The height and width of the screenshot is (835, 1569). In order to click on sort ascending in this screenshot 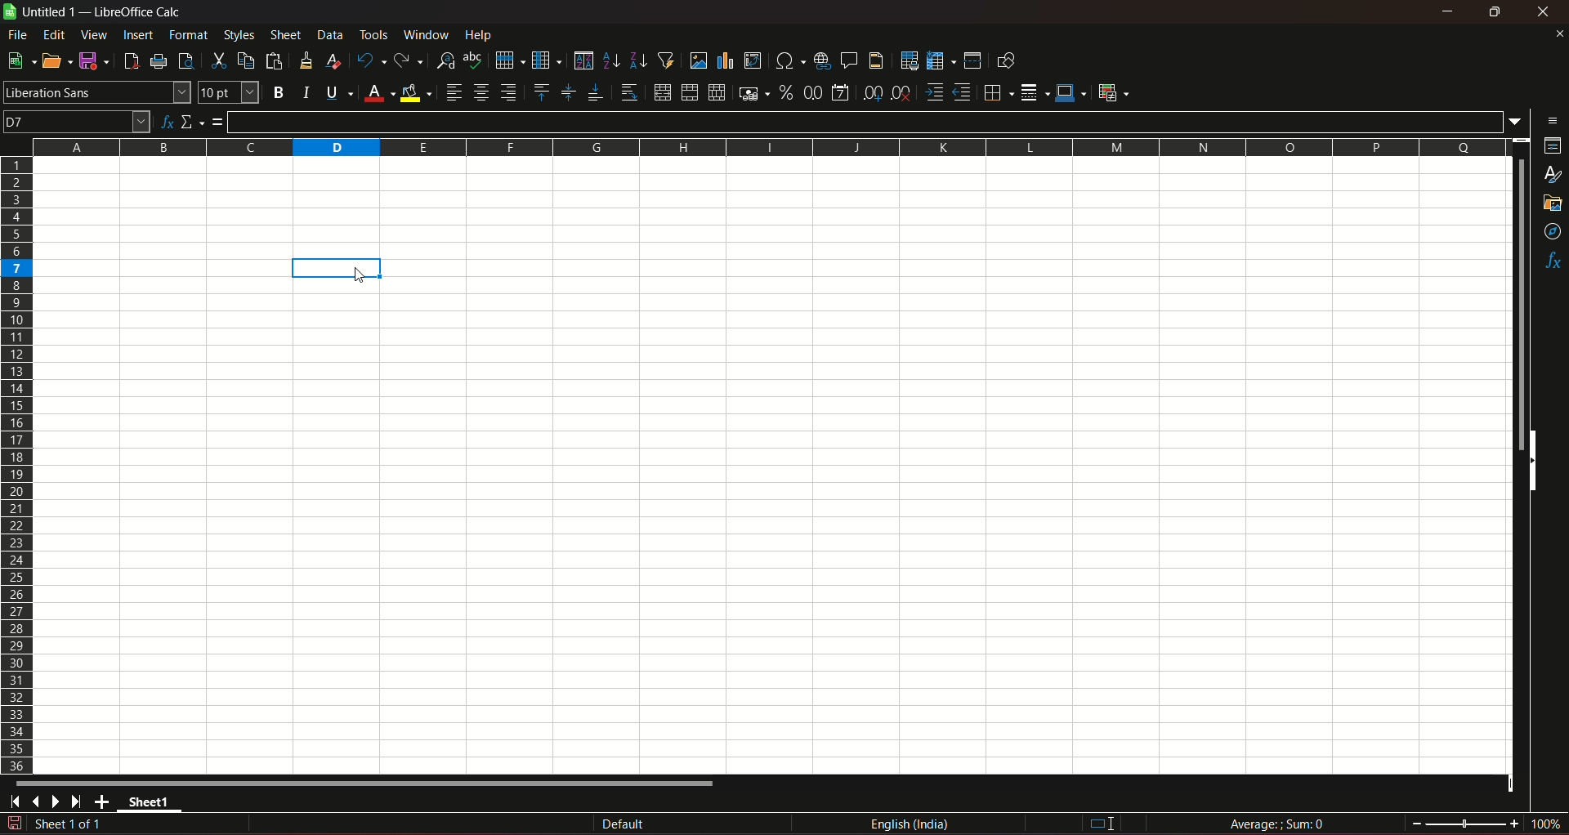, I will do `click(612, 59)`.